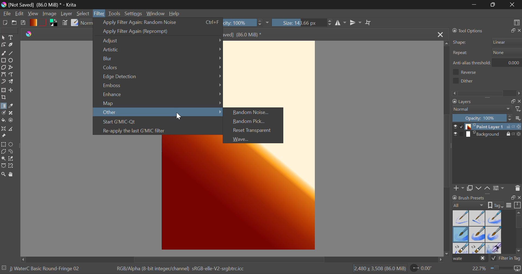 The height and width of the screenshot is (274, 522). I want to click on close, so click(519, 31).